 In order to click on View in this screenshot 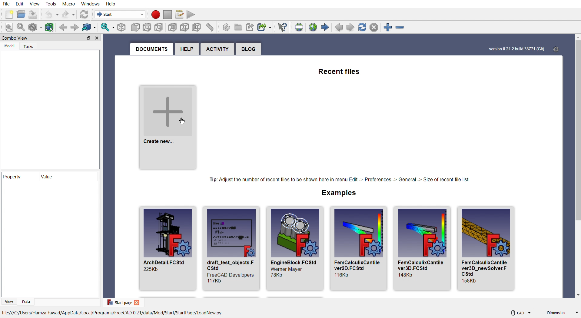, I will do `click(9, 301)`.